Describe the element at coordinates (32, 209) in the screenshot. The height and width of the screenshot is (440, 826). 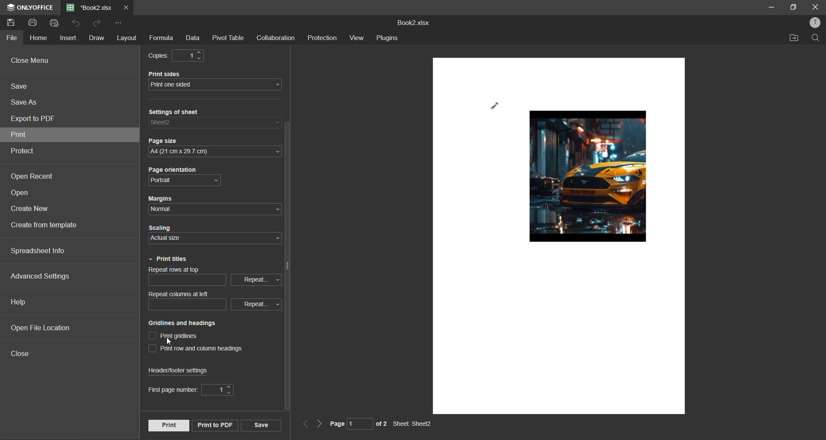
I see `create new` at that location.